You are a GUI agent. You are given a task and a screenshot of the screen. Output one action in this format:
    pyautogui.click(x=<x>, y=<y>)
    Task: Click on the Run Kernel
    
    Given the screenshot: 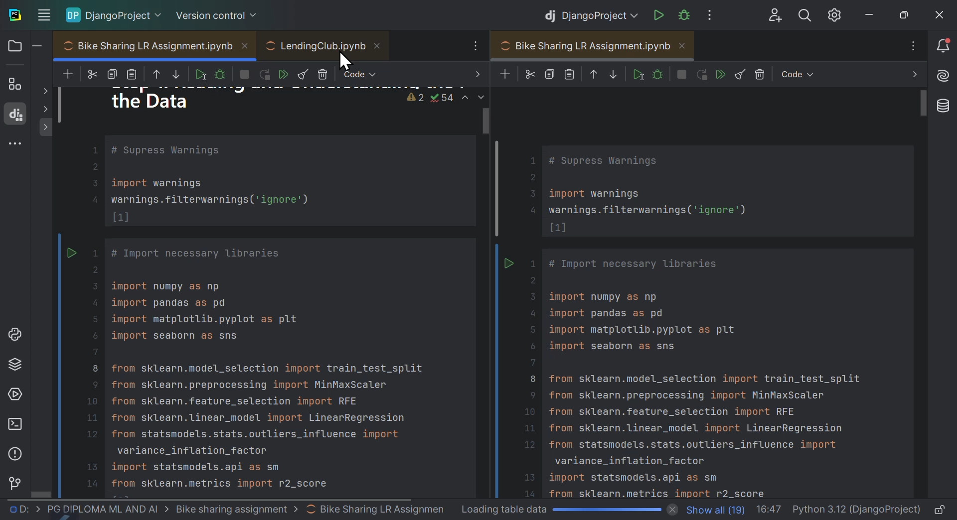 What is the action you would take?
    pyautogui.click(x=266, y=73)
    